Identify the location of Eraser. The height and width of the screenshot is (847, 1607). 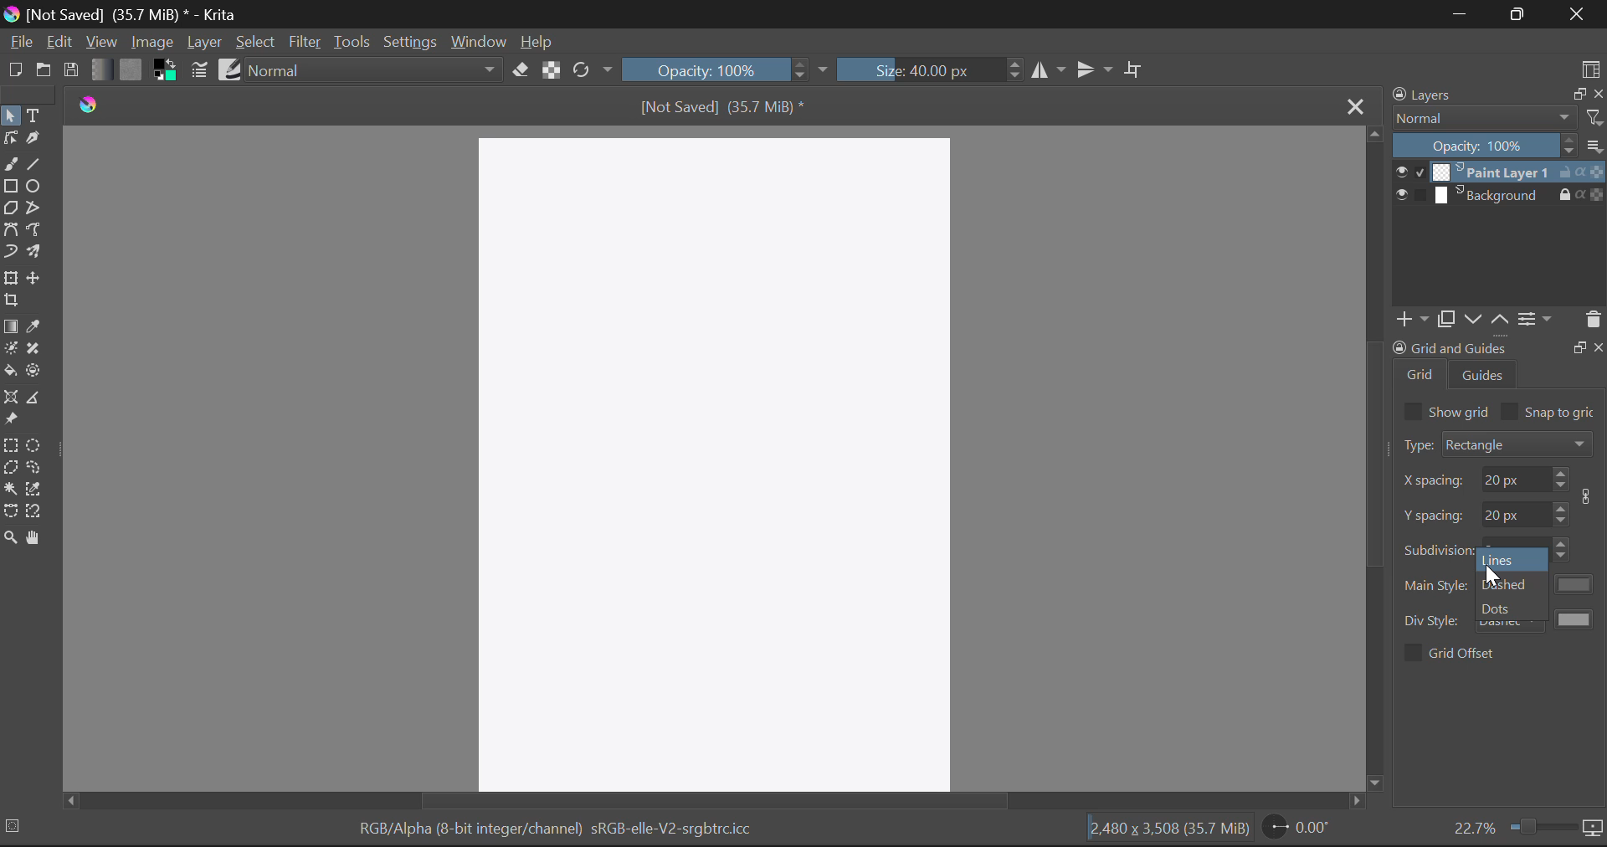
(521, 70).